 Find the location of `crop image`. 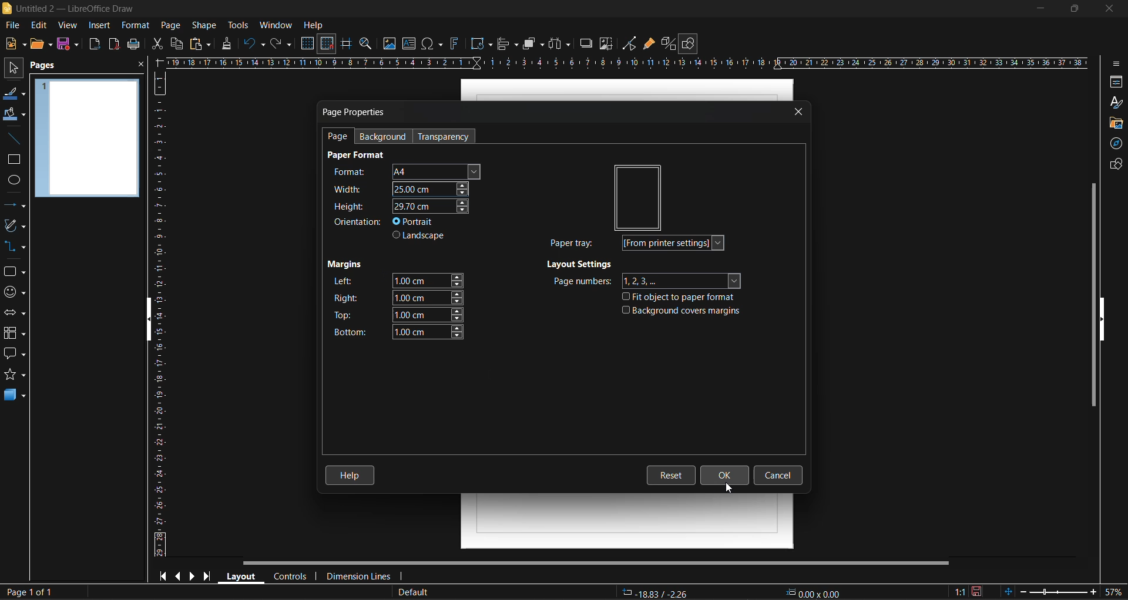

crop image is located at coordinates (606, 45).